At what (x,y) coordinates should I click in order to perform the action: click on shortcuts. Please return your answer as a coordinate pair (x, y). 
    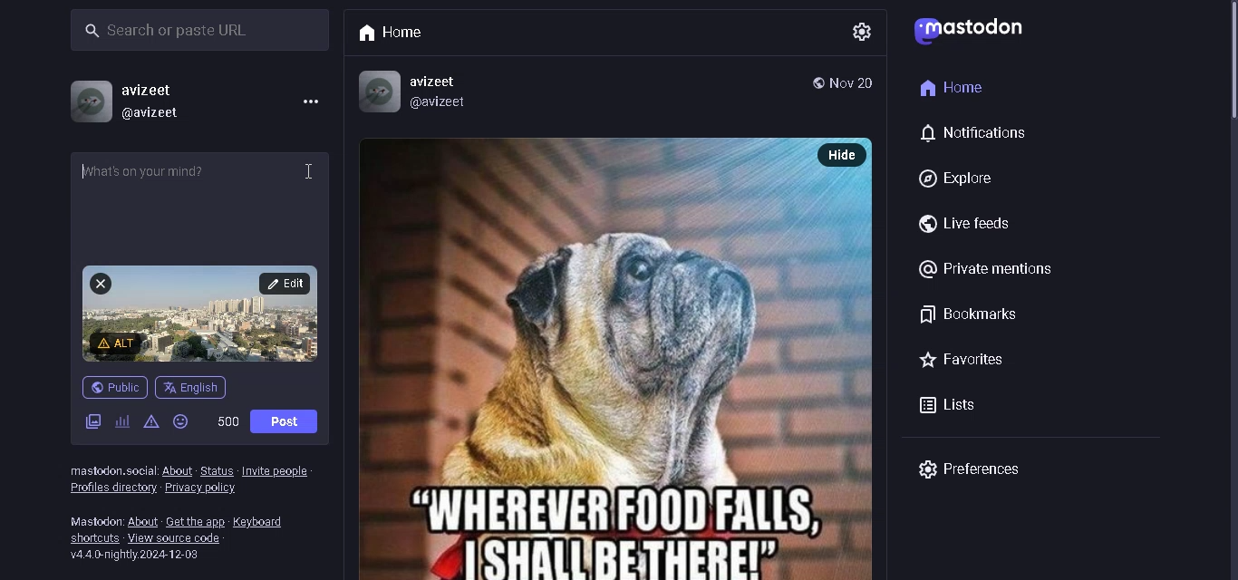
    Looking at the image, I should click on (93, 538).